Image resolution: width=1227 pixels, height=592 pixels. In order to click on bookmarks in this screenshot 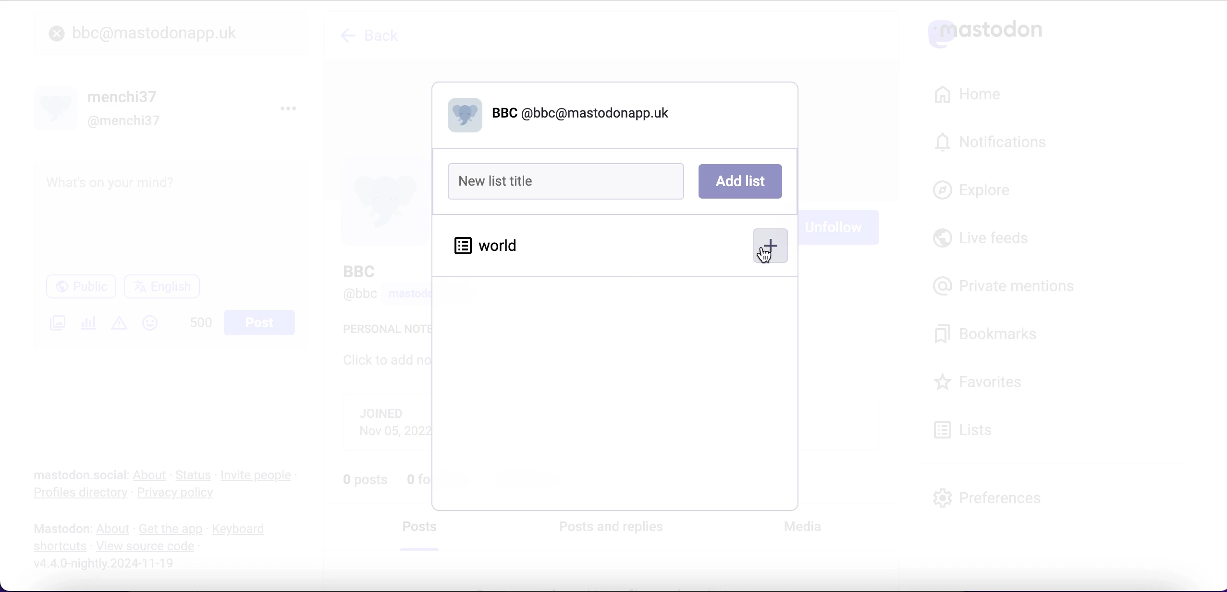, I will do `click(989, 334)`.